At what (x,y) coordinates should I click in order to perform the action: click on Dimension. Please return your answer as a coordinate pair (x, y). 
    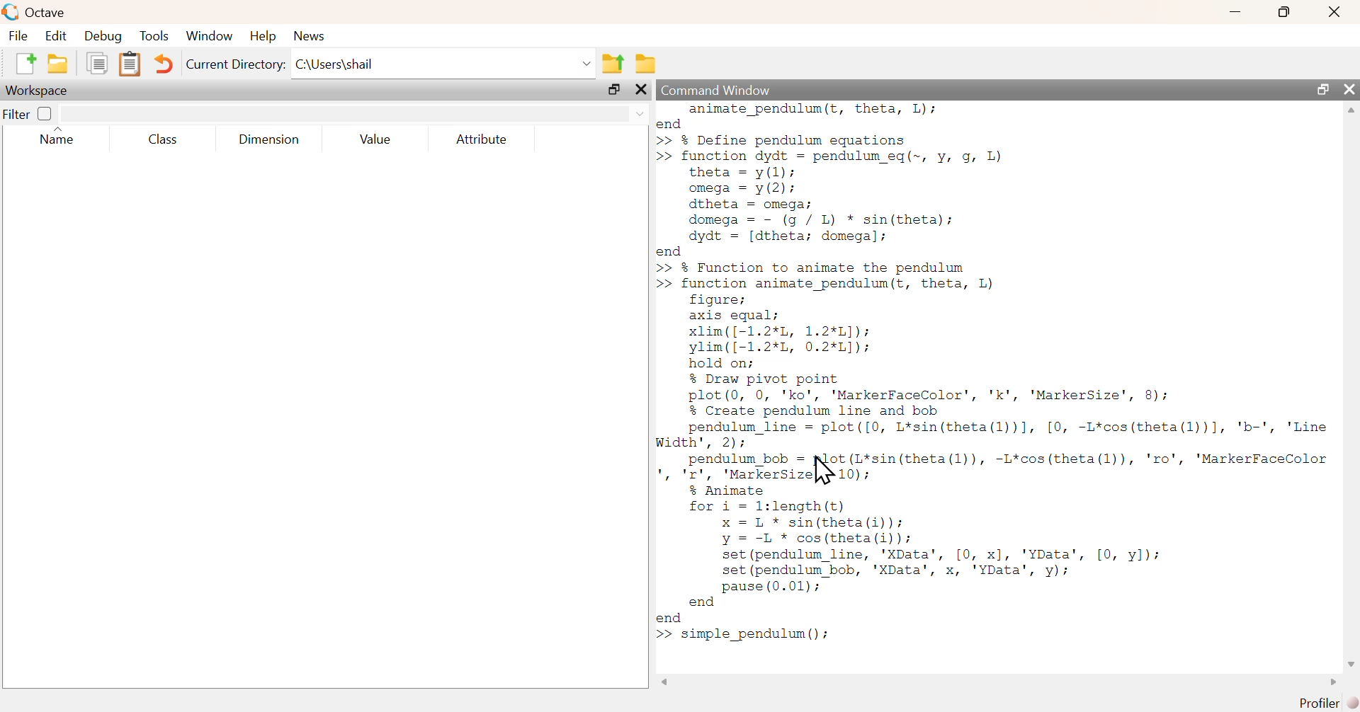
    Looking at the image, I should click on (269, 140).